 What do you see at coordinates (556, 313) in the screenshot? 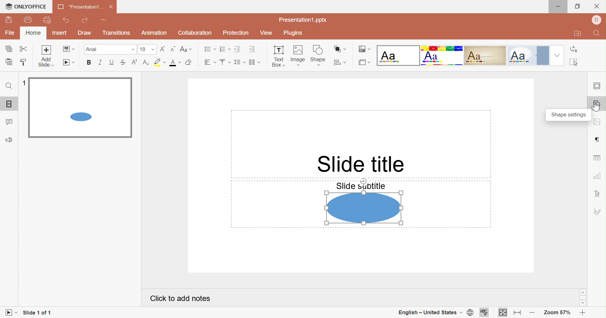
I see `Zoom 67%` at bounding box center [556, 313].